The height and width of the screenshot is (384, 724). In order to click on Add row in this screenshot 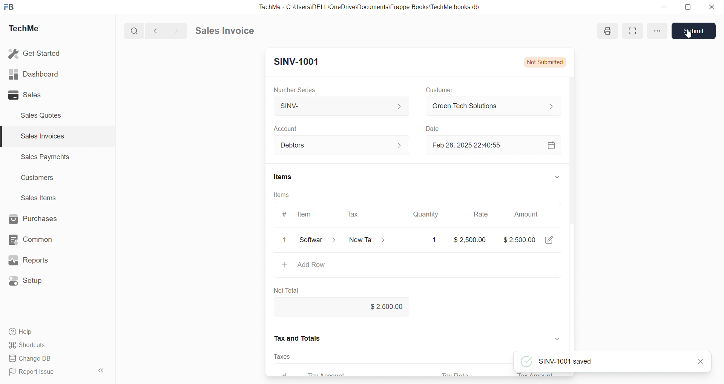, I will do `click(316, 265)`.